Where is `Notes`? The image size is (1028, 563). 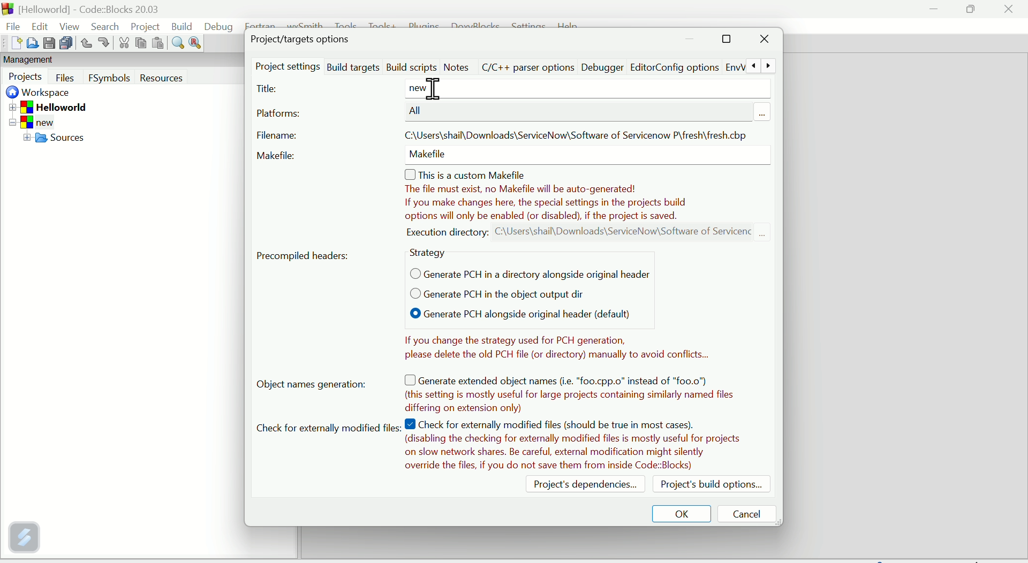 Notes is located at coordinates (552, 346).